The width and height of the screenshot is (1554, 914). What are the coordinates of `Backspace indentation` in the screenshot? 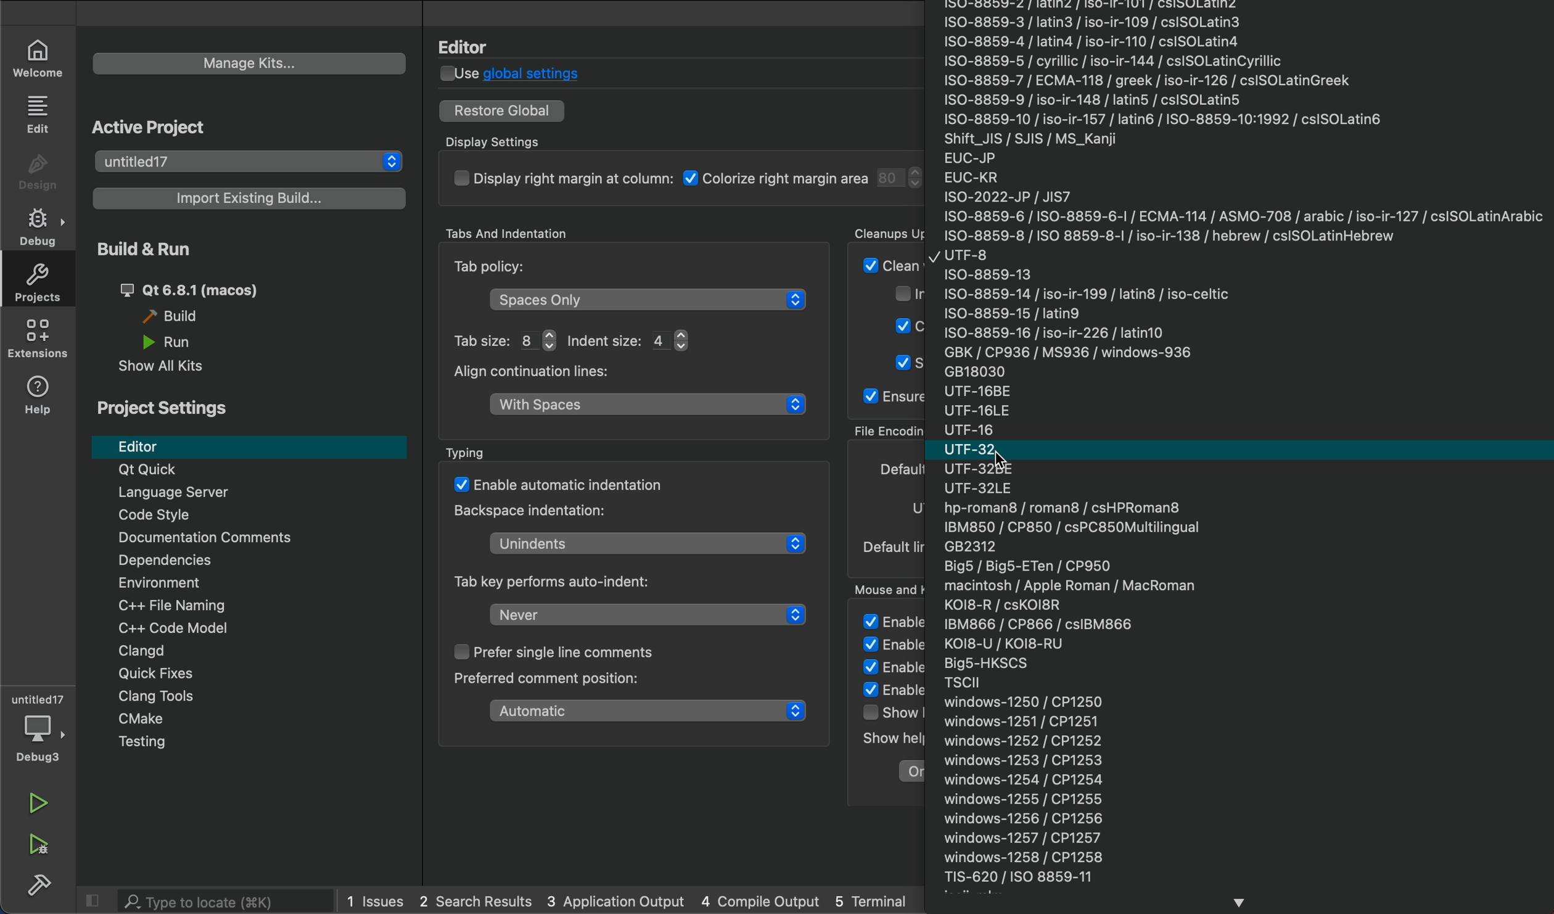 It's located at (534, 514).